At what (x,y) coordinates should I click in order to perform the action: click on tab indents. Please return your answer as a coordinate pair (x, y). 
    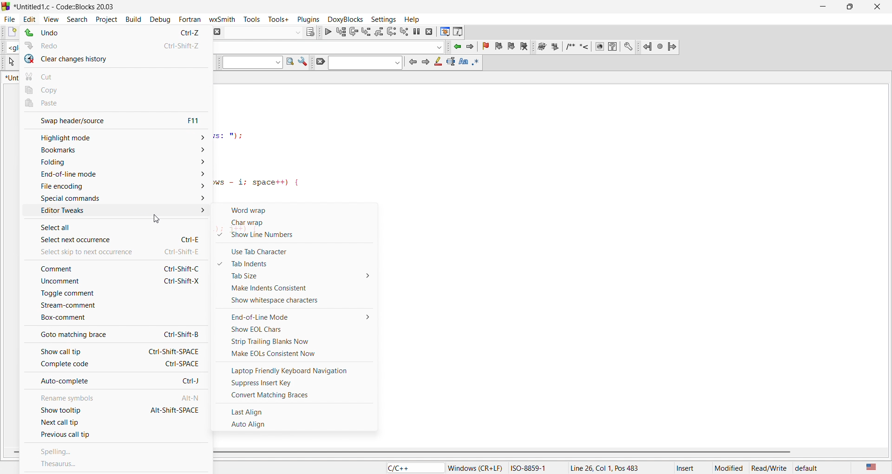
    Looking at the image, I should click on (299, 264).